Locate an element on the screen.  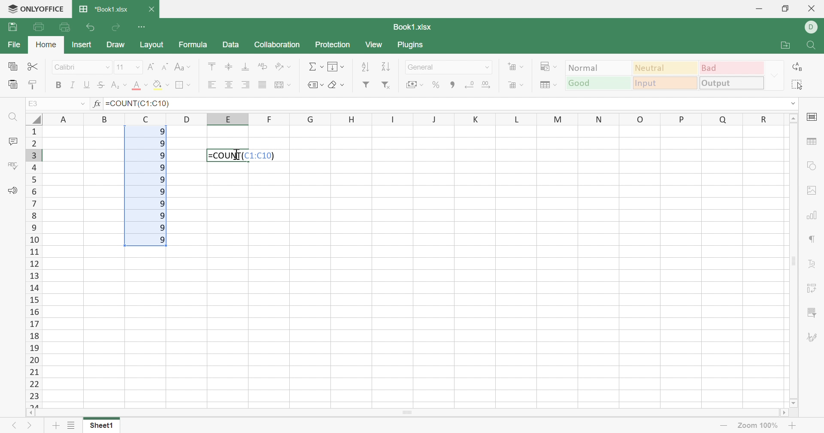
=COUNT(C1:C10) is located at coordinates (243, 155).